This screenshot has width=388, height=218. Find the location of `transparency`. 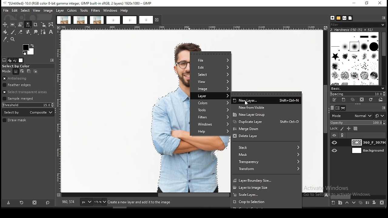

transparency is located at coordinates (267, 163).